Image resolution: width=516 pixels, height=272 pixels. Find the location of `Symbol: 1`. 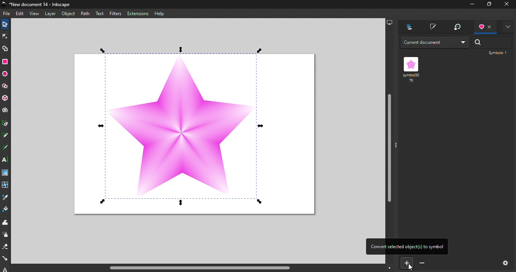

Symbol: 1 is located at coordinates (493, 54).